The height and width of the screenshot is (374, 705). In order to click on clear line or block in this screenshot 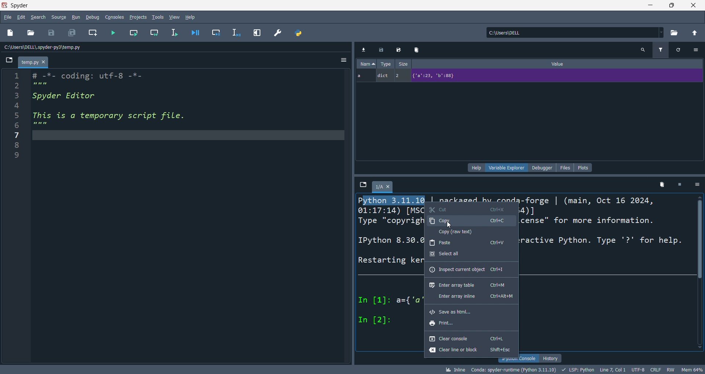, I will do `click(471, 351)`.